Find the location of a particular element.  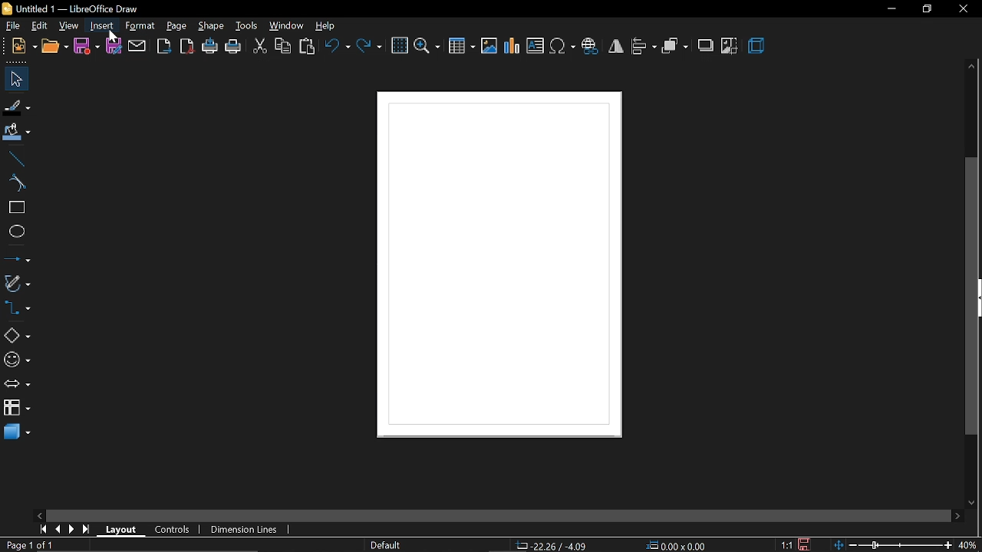

move down is located at coordinates (971, 503).